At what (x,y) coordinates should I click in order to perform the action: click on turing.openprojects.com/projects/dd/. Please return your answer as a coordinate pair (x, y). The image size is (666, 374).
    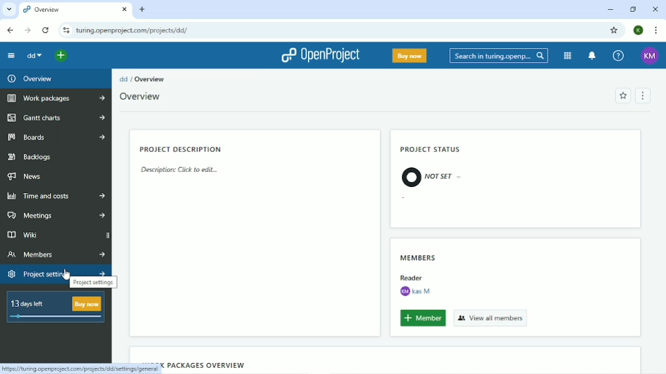
    Looking at the image, I should click on (136, 29).